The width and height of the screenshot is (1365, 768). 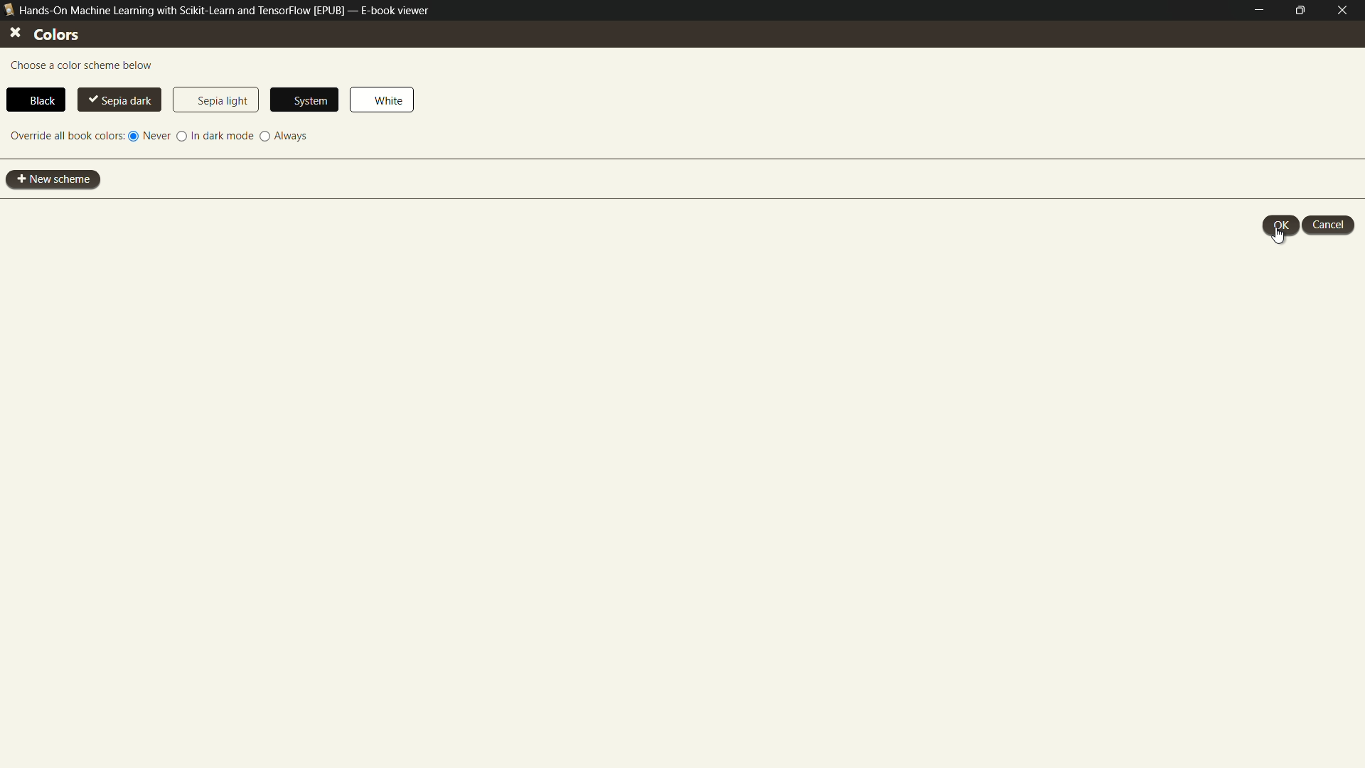 What do you see at coordinates (1304, 11) in the screenshot?
I see `maximize` at bounding box center [1304, 11].